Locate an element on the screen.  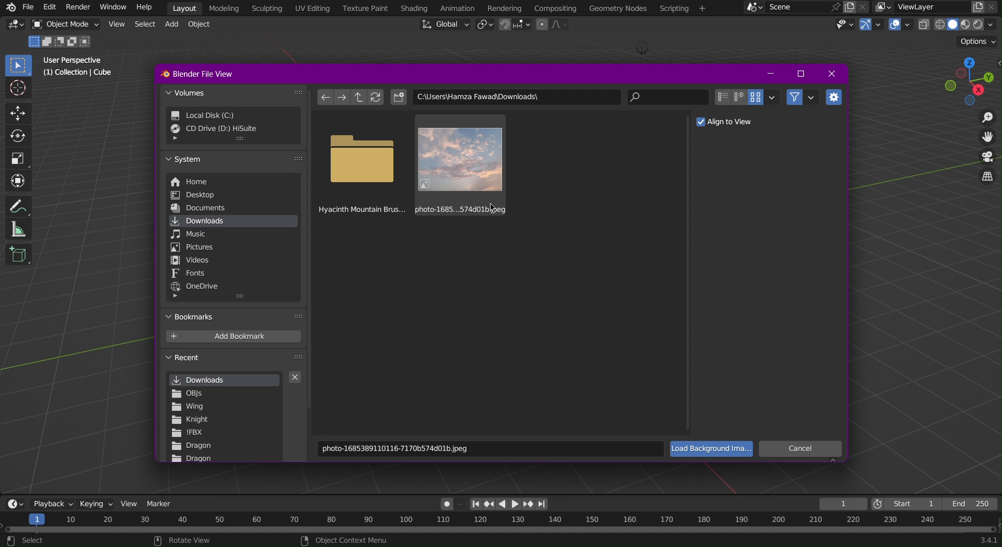
Object is located at coordinates (203, 26).